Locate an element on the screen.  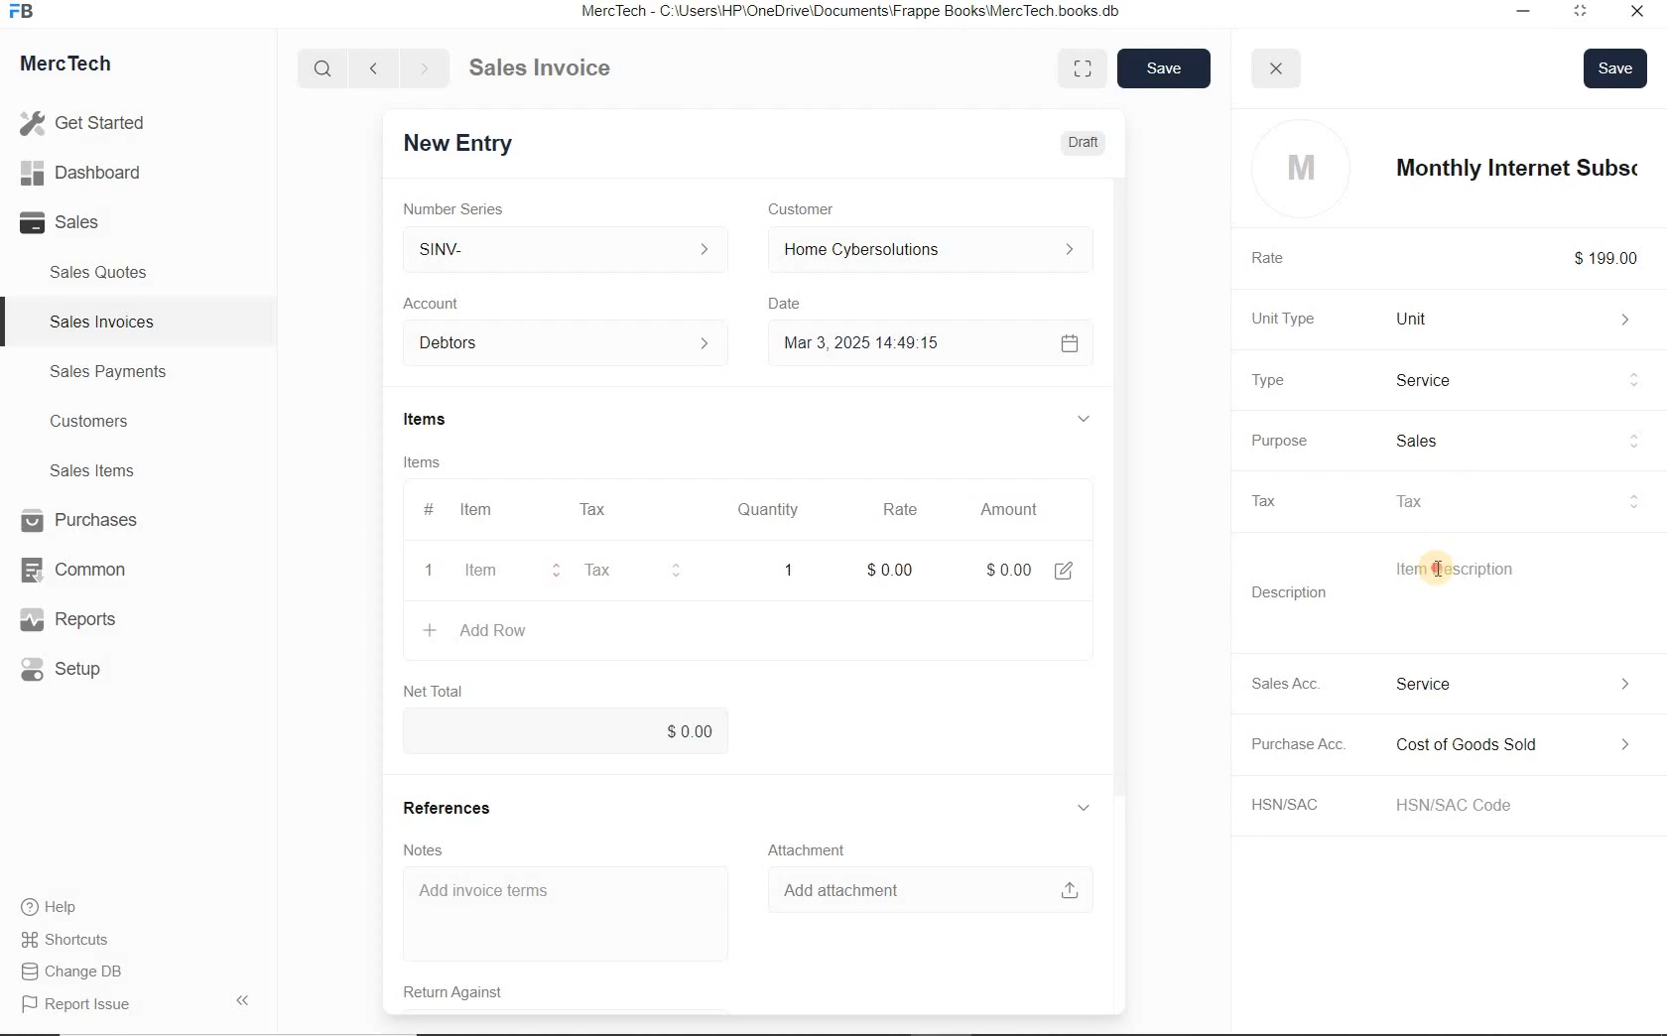
Number Series is located at coordinates (465, 206).